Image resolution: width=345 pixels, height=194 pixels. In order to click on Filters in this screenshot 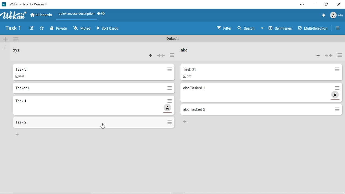, I will do `click(223, 28)`.